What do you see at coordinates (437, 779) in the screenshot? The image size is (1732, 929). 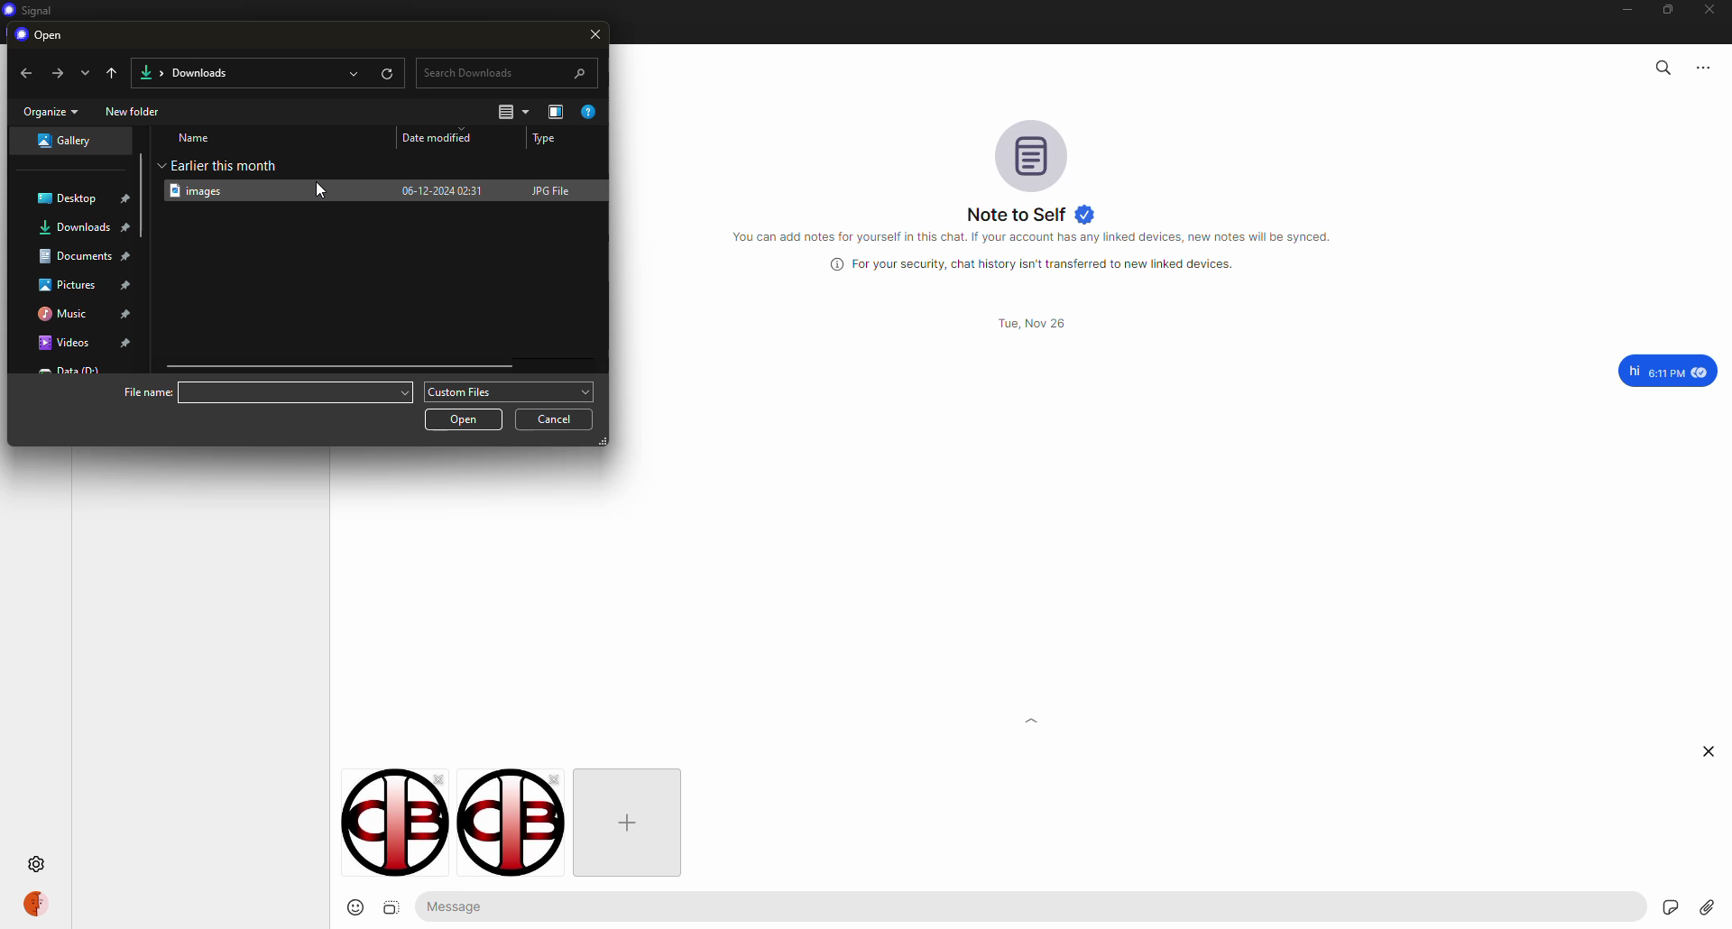 I see `close` at bounding box center [437, 779].